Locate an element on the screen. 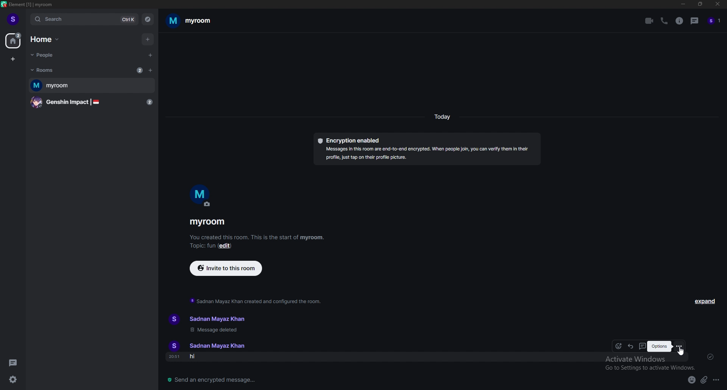 The width and height of the screenshot is (727, 390). expand is located at coordinates (706, 301).